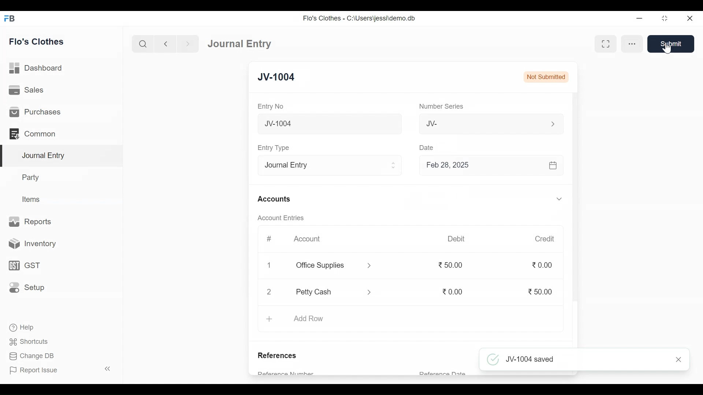  What do you see at coordinates (62, 156) in the screenshot?
I see `Journal Entry` at bounding box center [62, 156].